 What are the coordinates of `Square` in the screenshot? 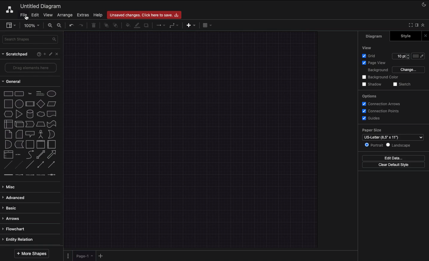 It's located at (8, 104).